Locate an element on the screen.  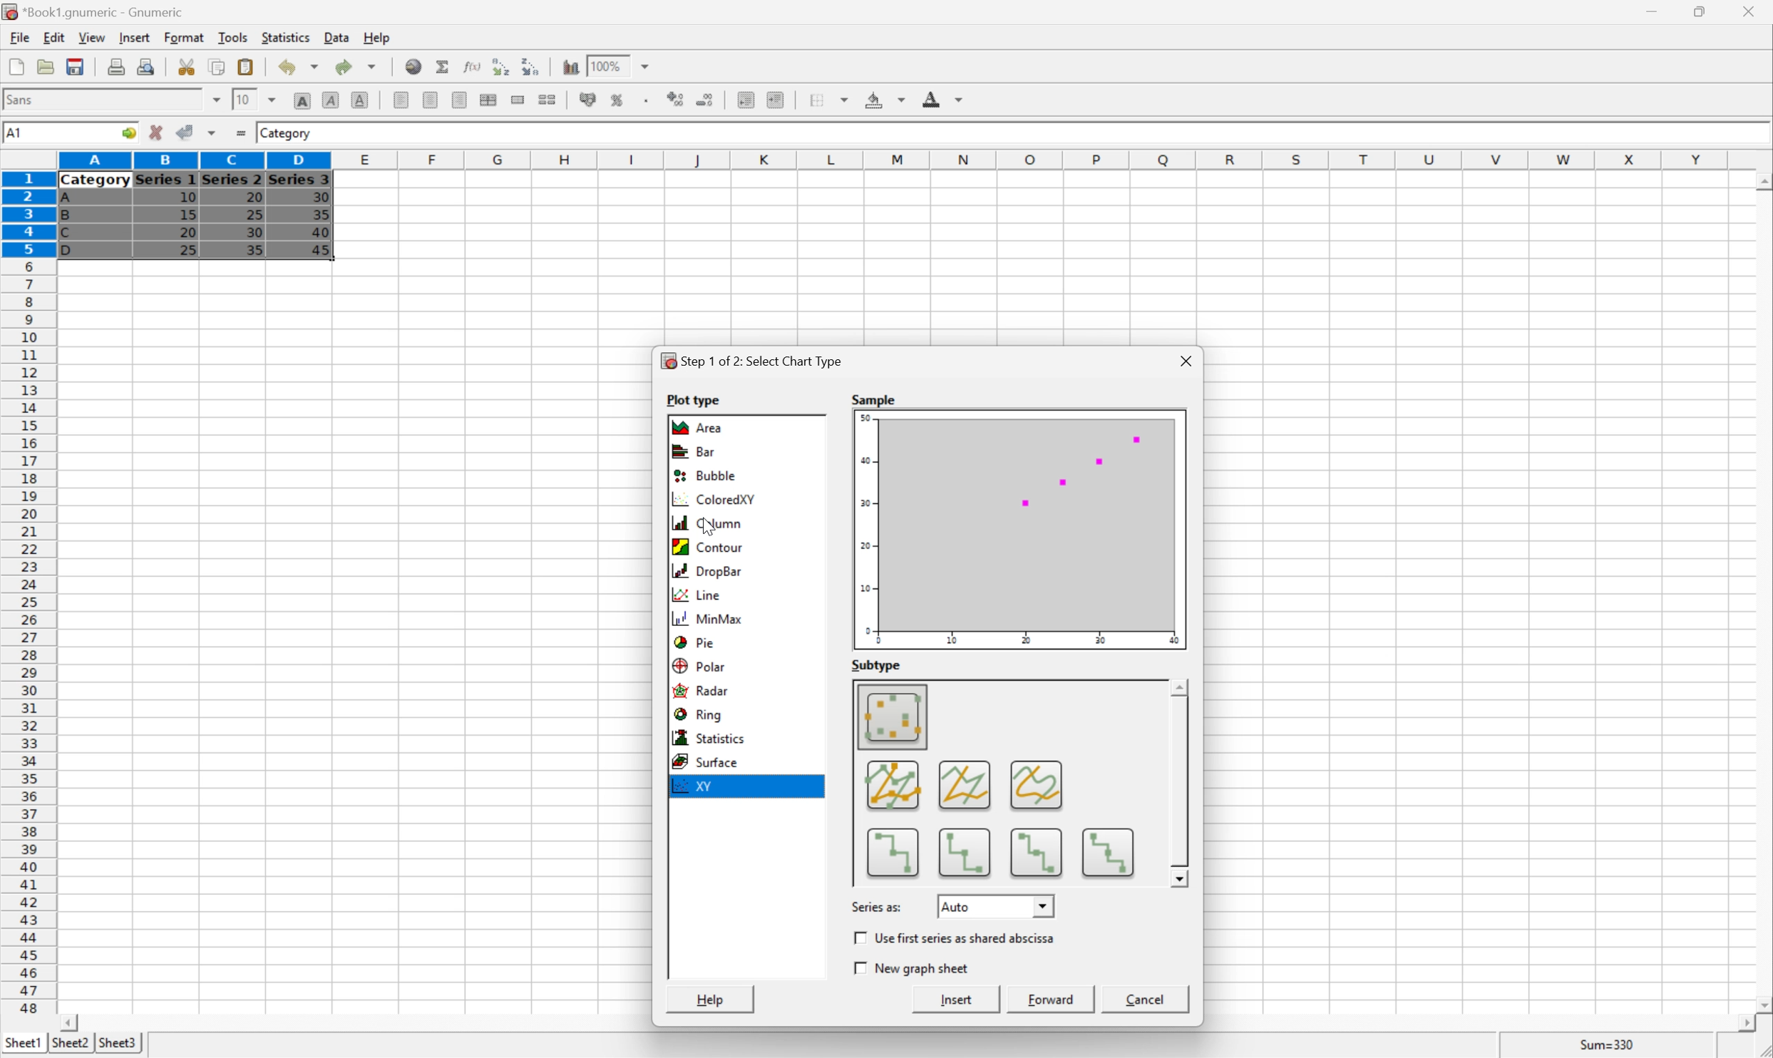
Align Right is located at coordinates (459, 101).